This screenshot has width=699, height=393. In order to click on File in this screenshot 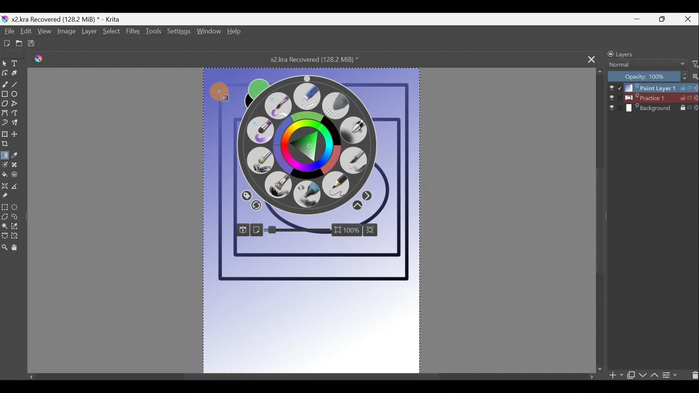, I will do `click(8, 32)`.